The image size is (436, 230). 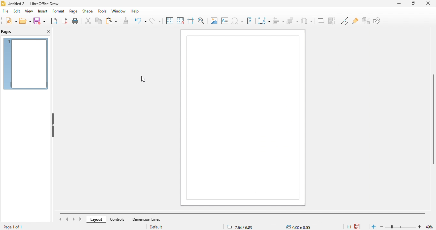 What do you see at coordinates (40, 21) in the screenshot?
I see `save` at bounding box center [40, 21].